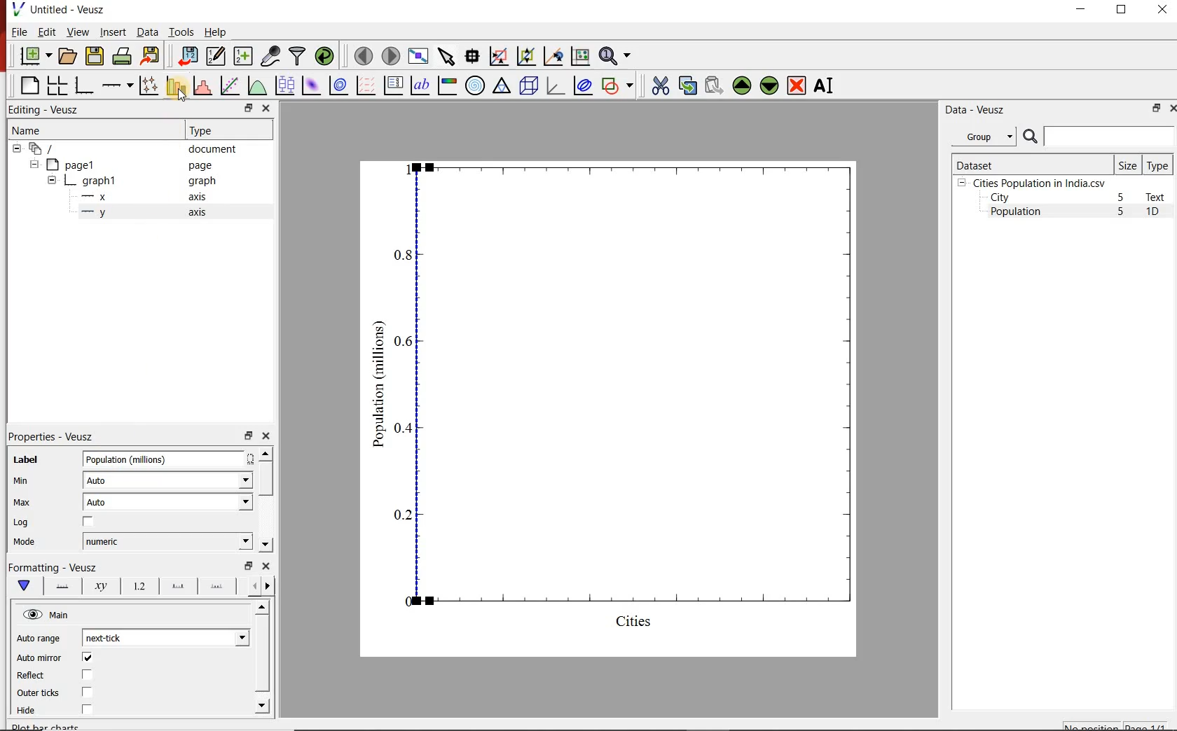  What do you see at coordinates (75, 31) in the screenshot?
I see `View` at bounding box center [75, 31].